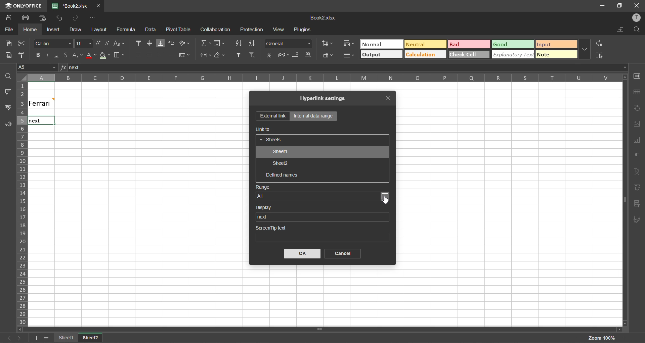 This screenshot has height=343, width=645. What do you see at coordinates (178, 30) in the screenshot?
I see `pivot table` at bounding box center [178, 30].